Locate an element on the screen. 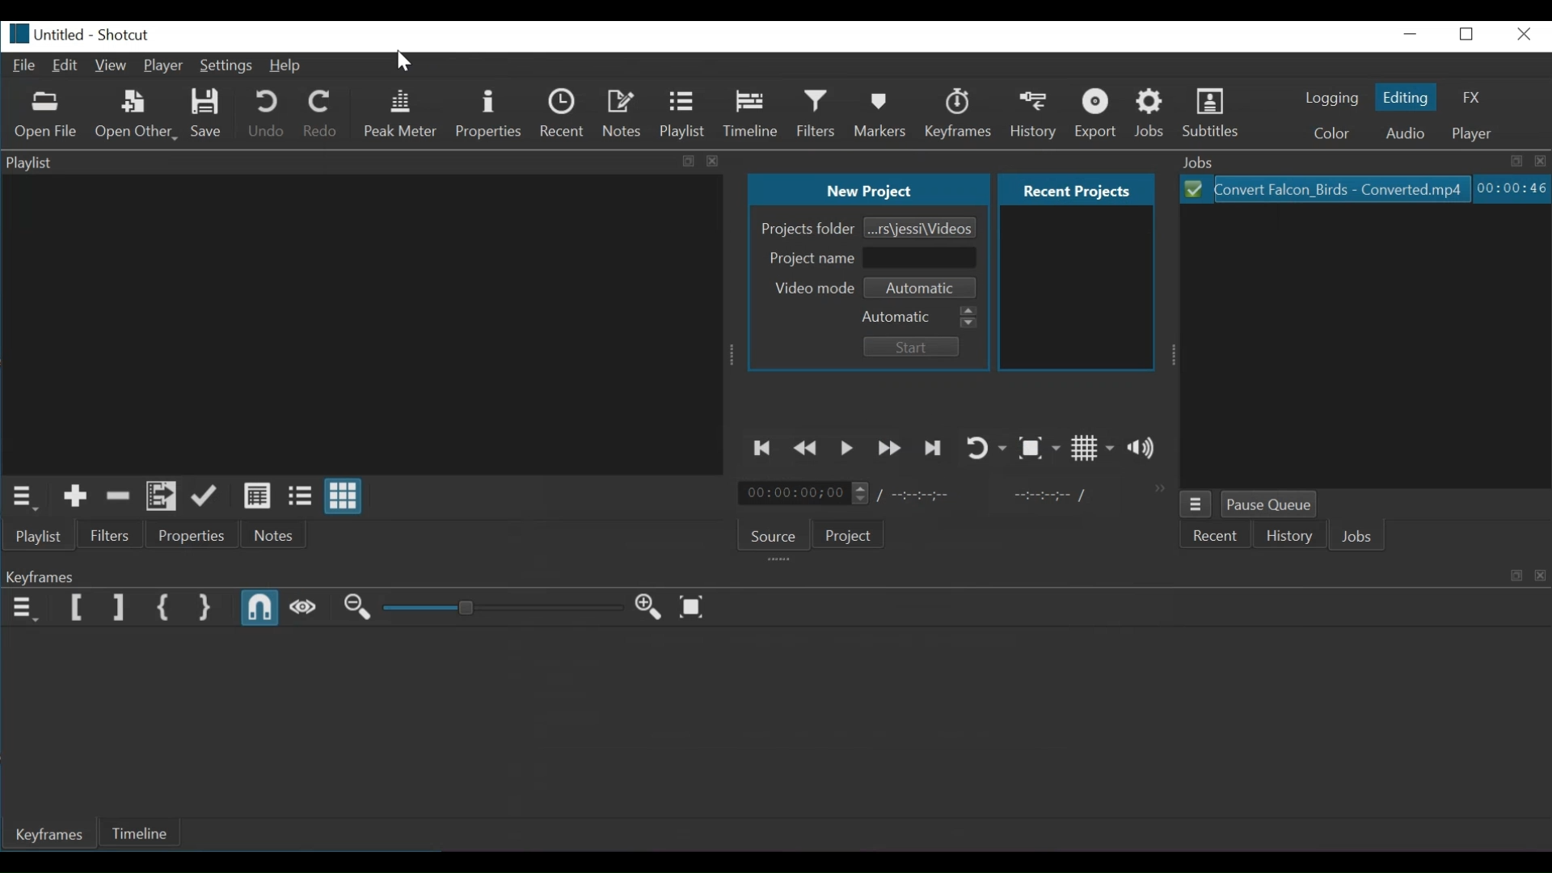 The width and height of the screenshot is (1552, 873). Show the volume control is located at coordinates (1145, 449).